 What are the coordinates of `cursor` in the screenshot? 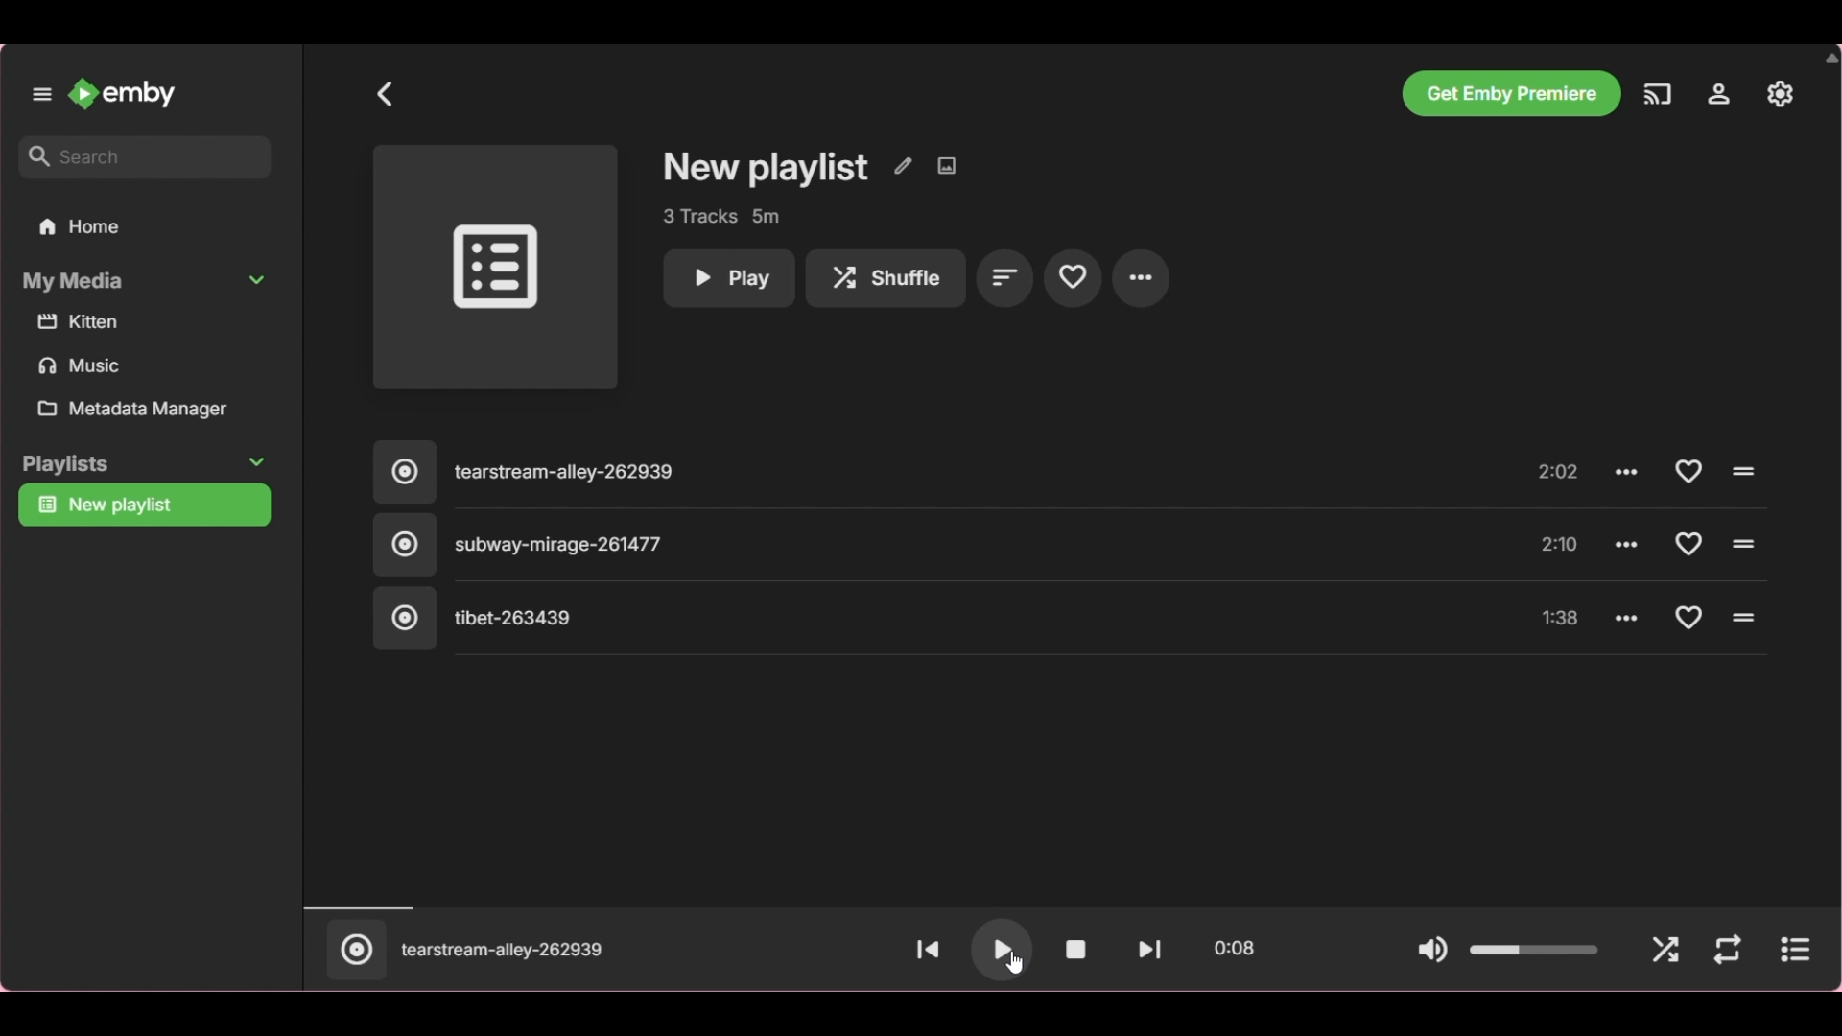 It's located at (1014, 962).